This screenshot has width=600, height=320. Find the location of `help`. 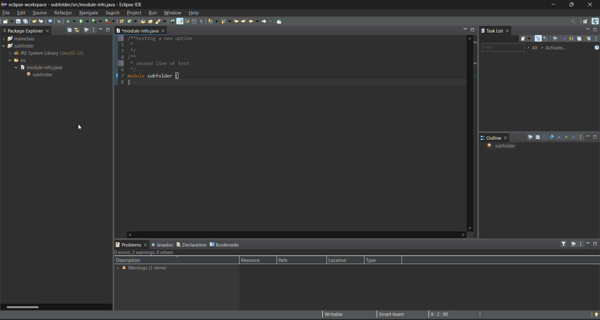

help is located at coordinates (195, 13).